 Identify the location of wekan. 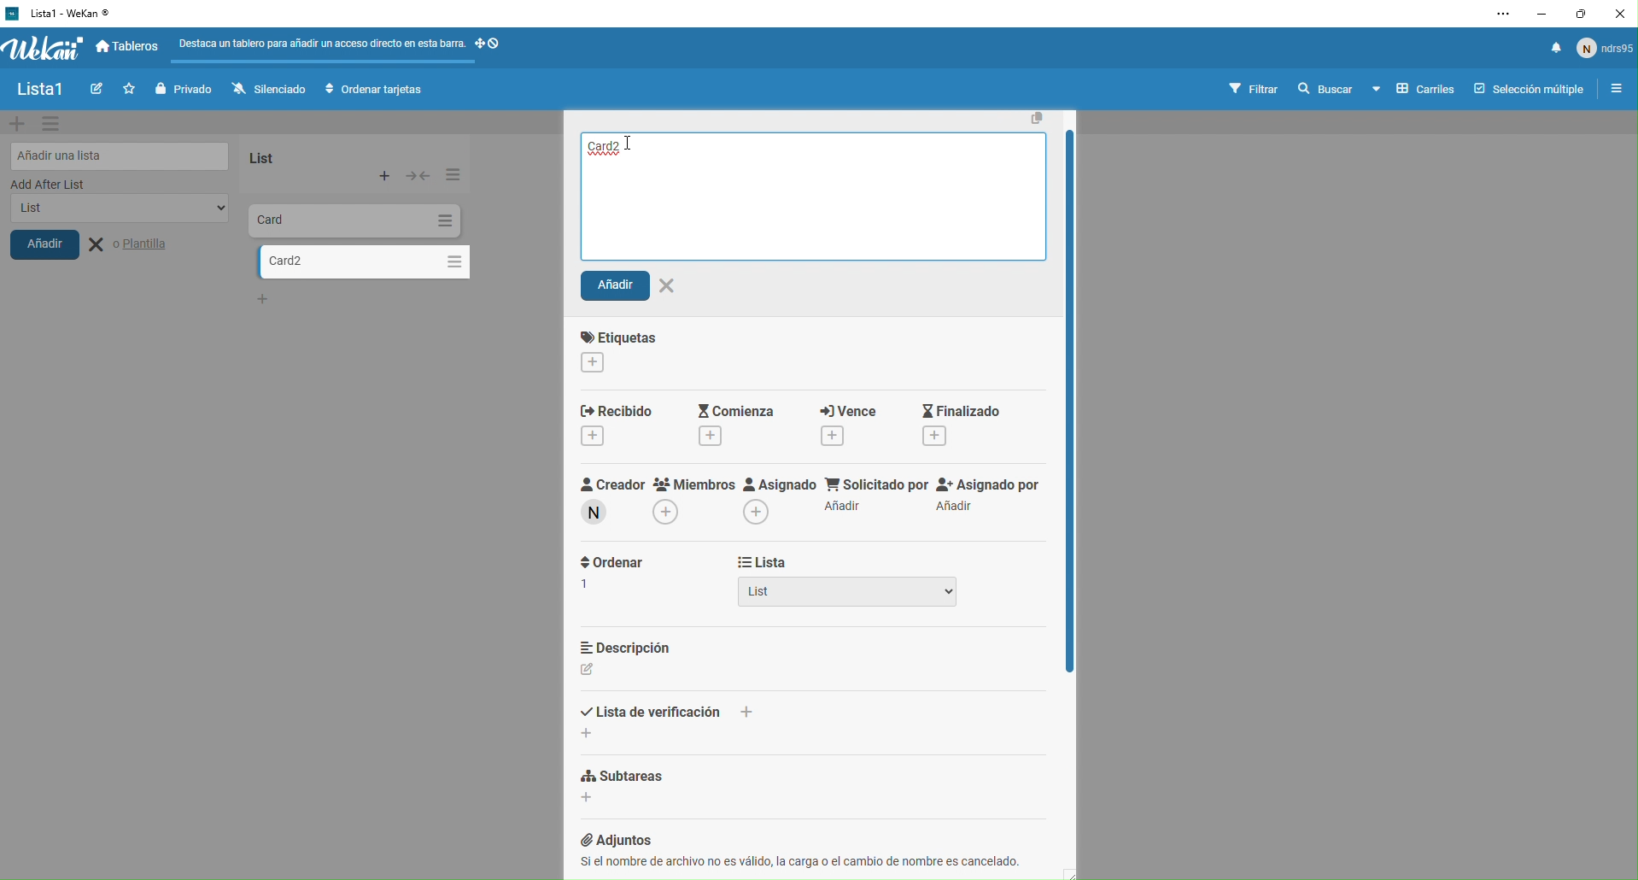
(44, 50).